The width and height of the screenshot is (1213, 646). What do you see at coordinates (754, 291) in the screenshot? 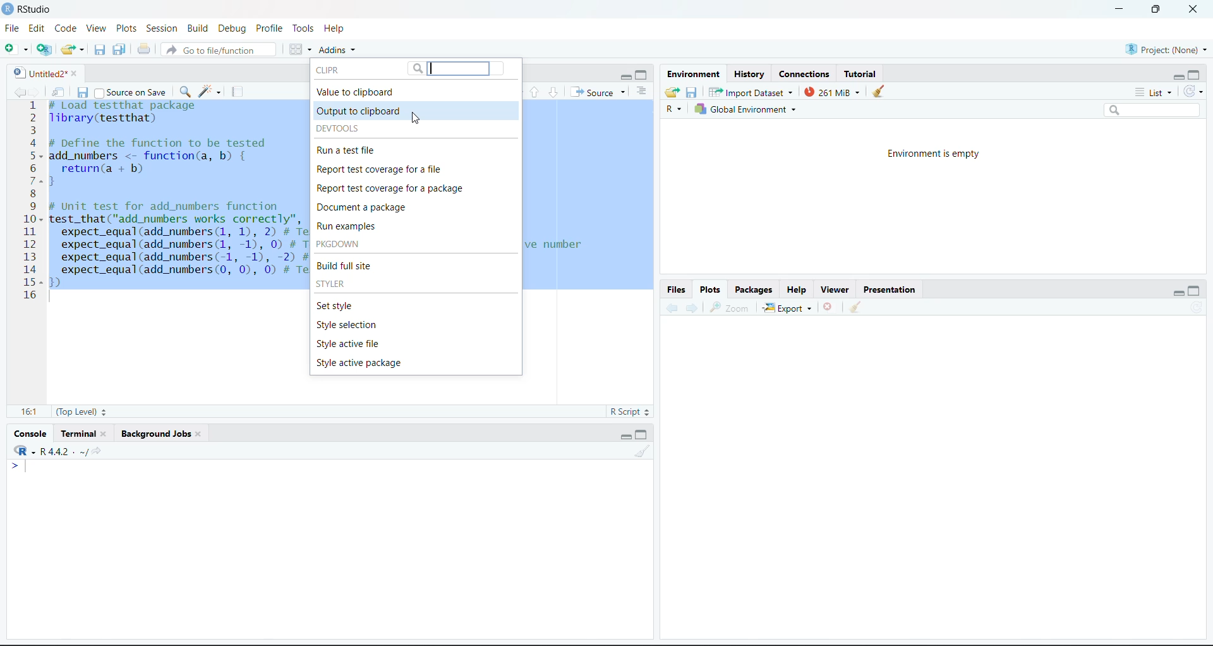
I see `Packages` at bounding box center [754, 291].